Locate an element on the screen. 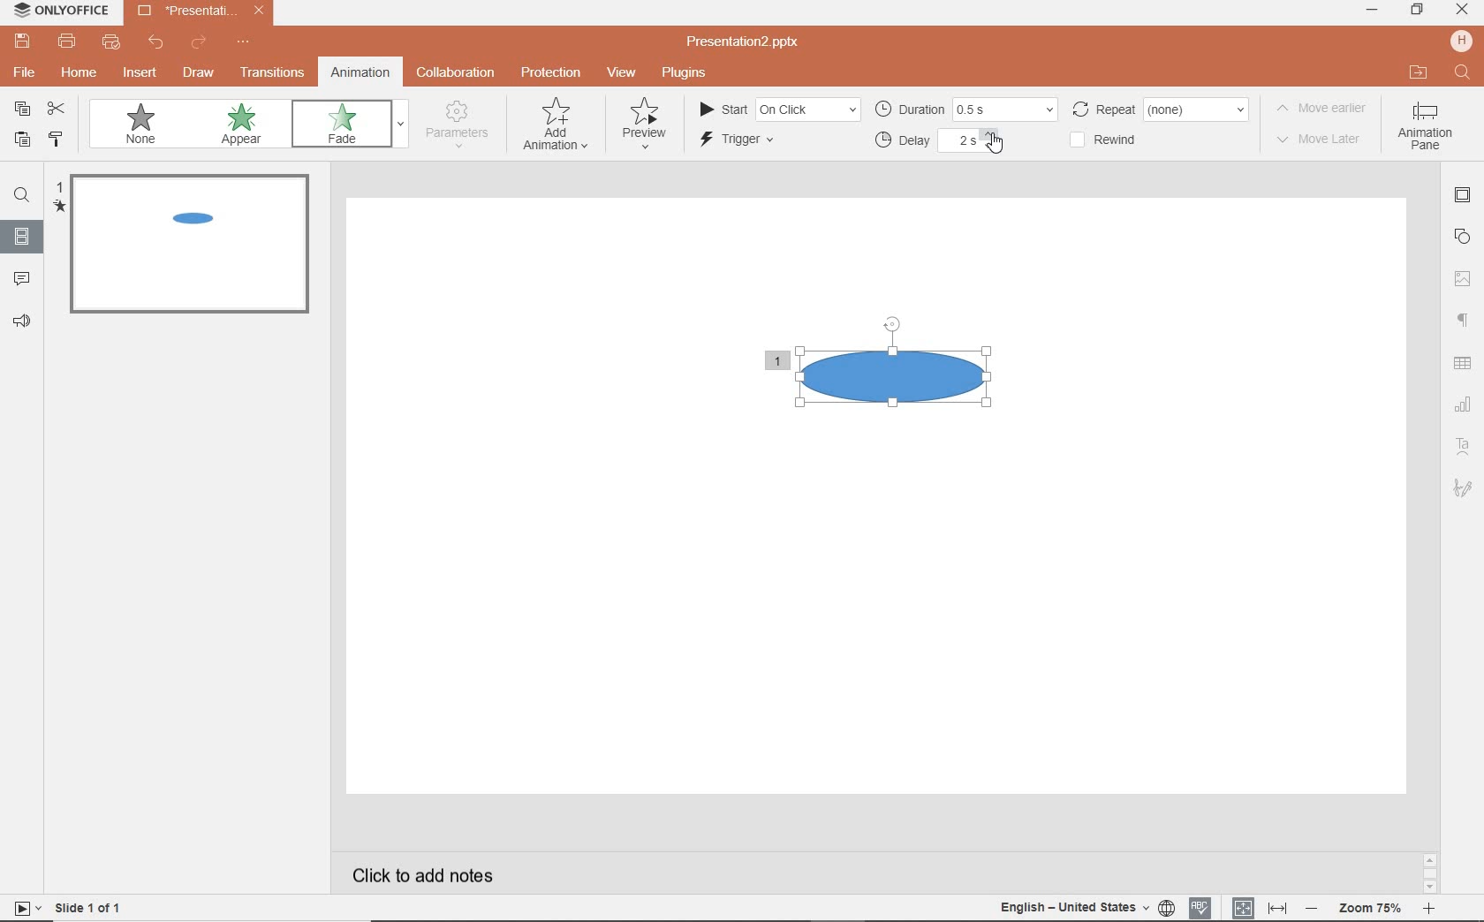 This screenshot has height=922, width=1484. COPY STYLE is located at coordinates (53, 139).